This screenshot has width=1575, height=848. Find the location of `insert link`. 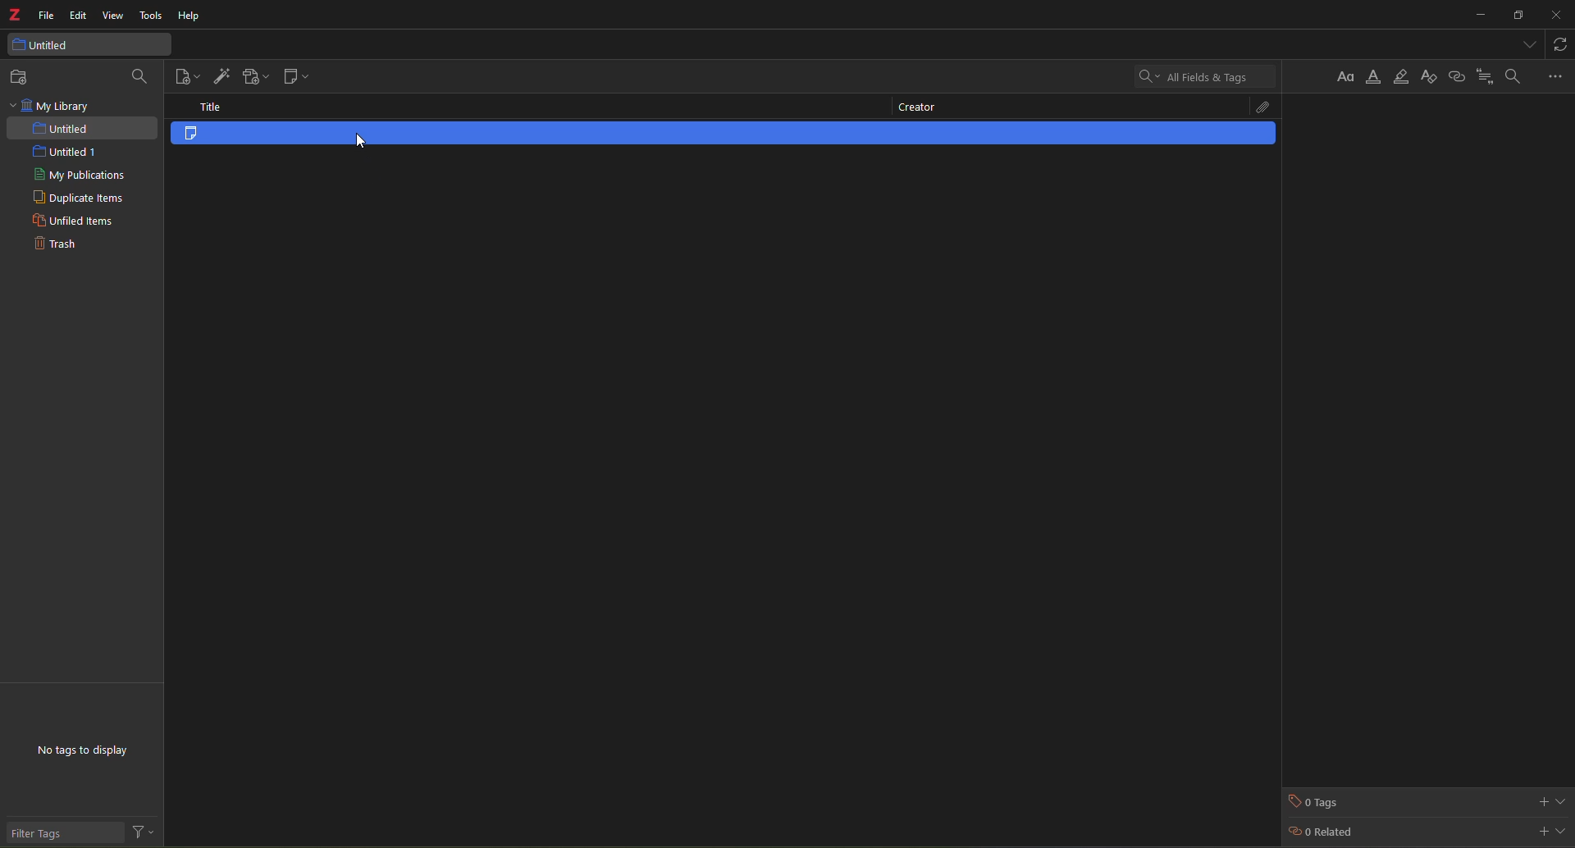

insert link is located at coordinates (1456, 76).